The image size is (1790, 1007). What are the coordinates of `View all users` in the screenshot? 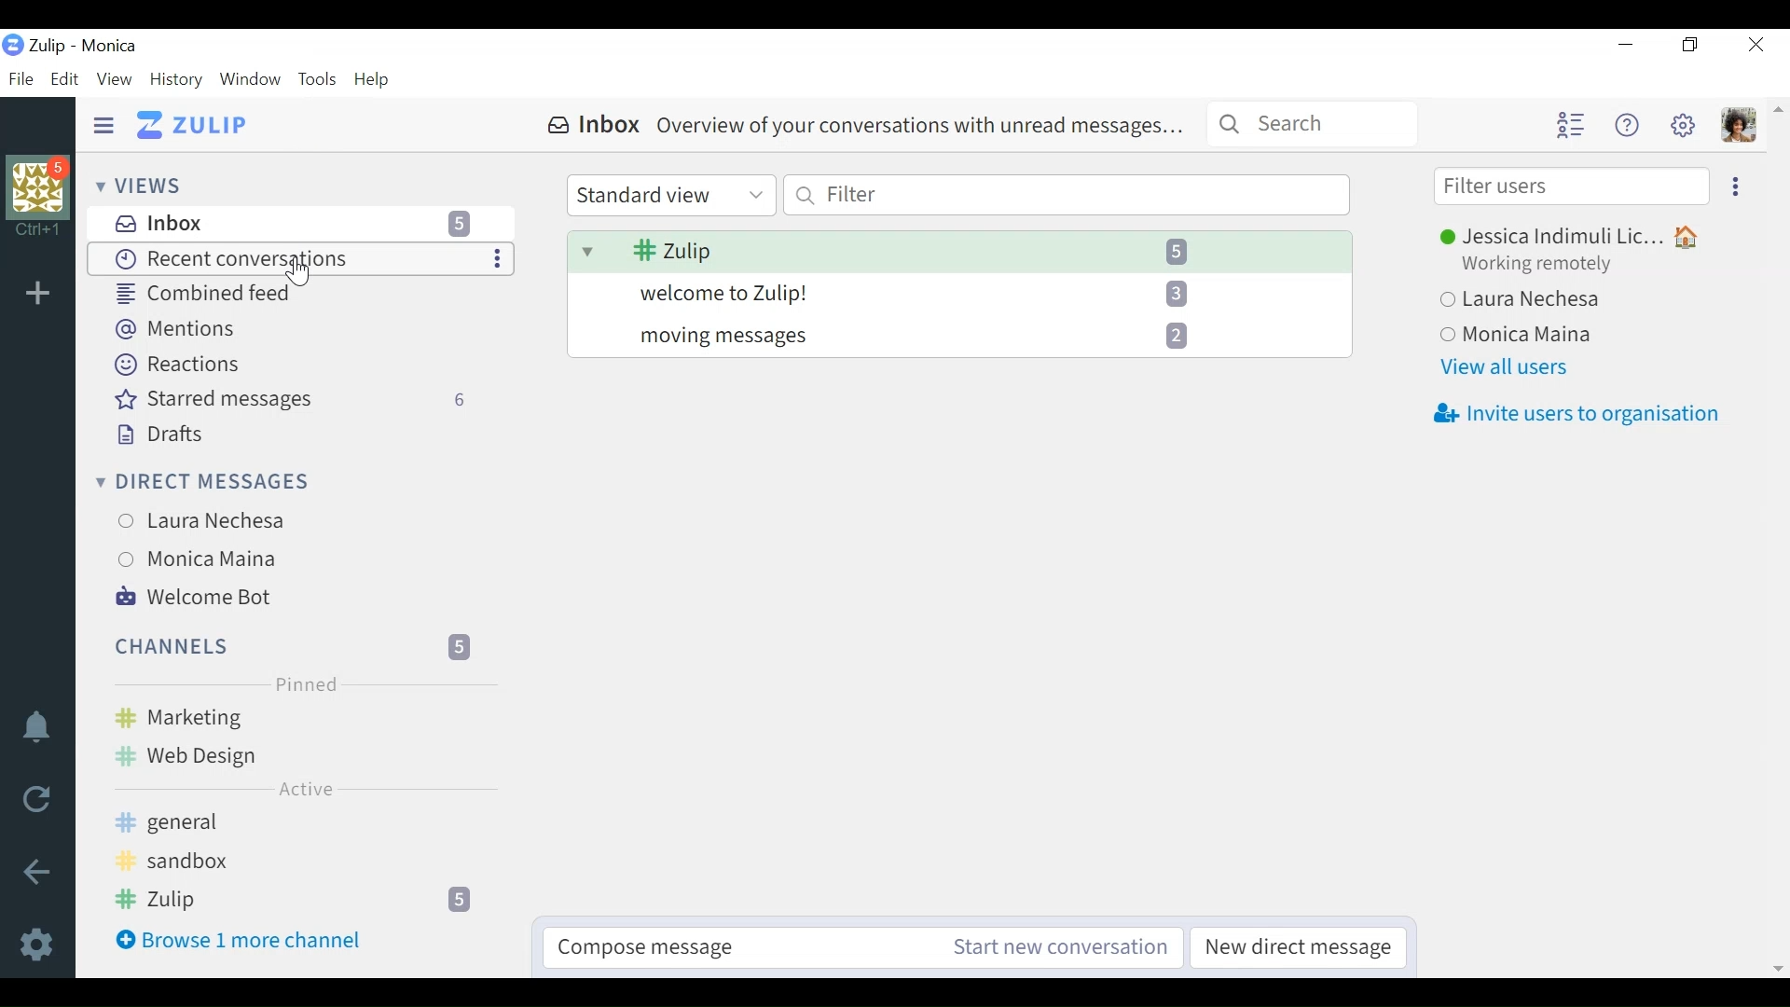 It's located at (1512, 371).